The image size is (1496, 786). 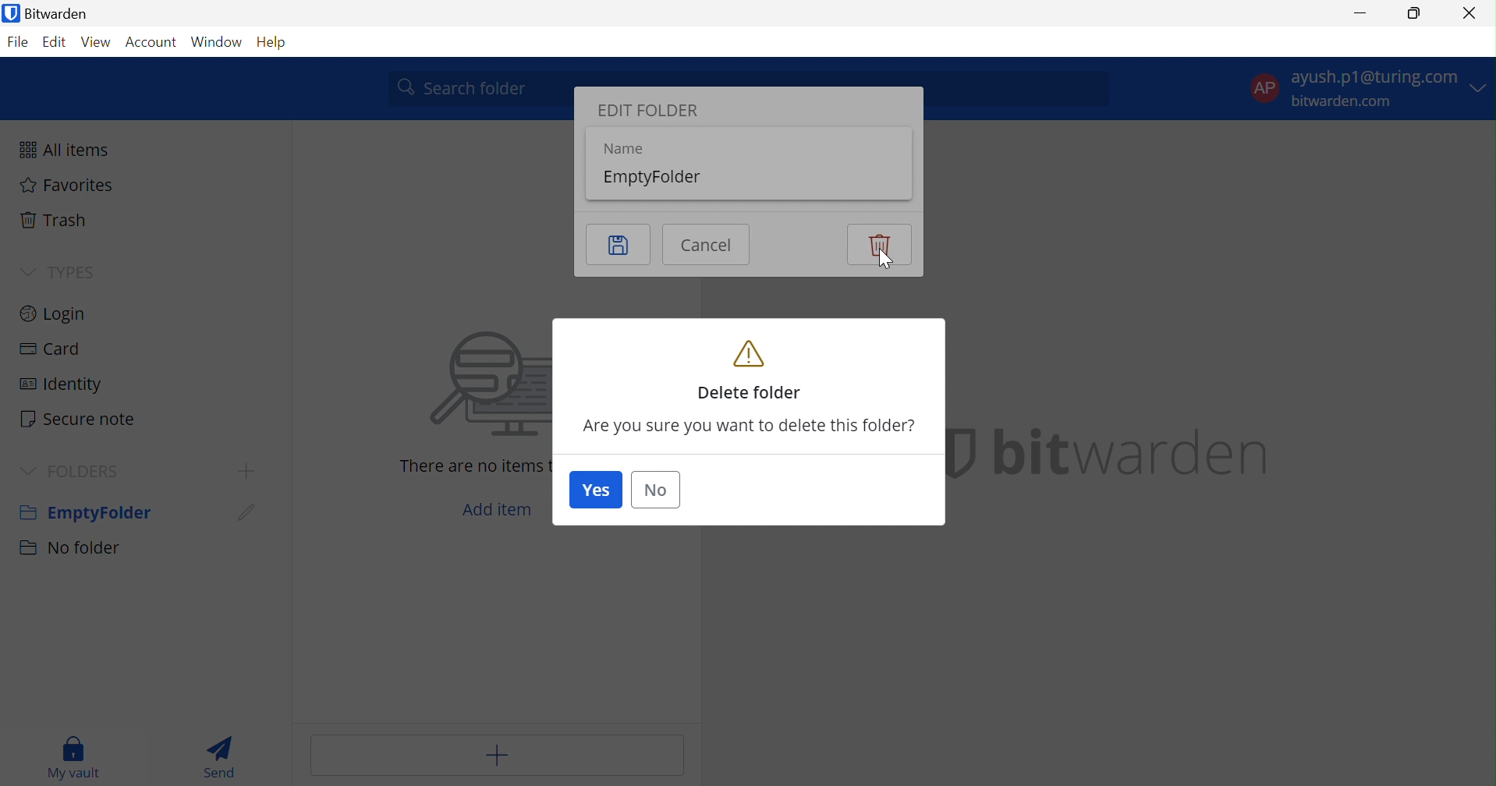 What do you see at coordinates (53, 312) in the screenshot?
I see `Login` at bounding box center [53, 312].